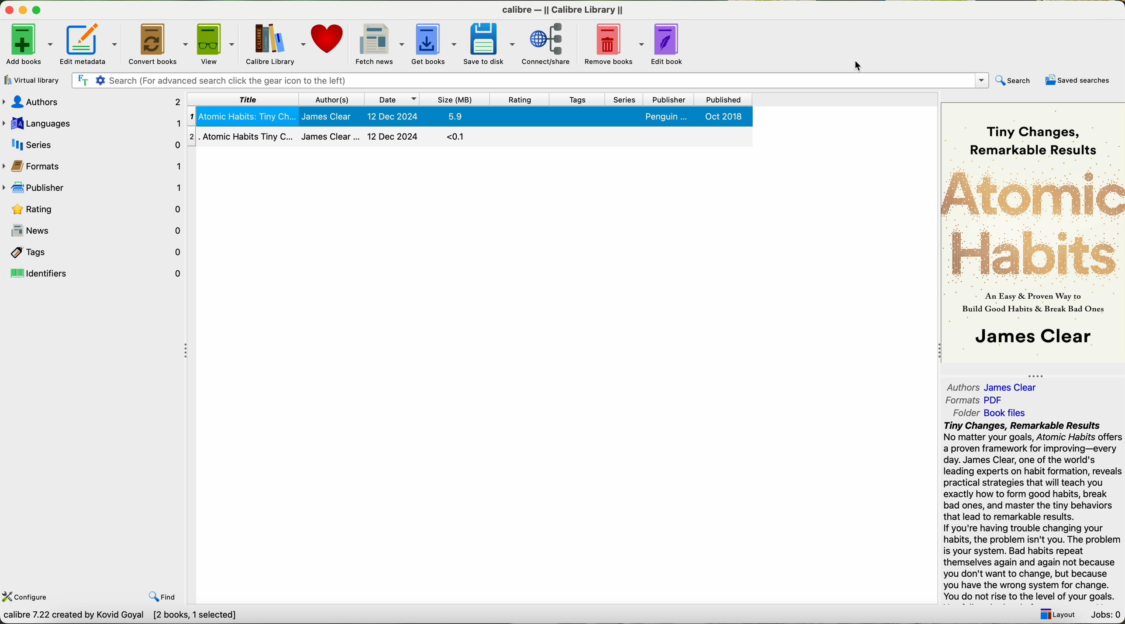 The height and width of the screenshot is (624, 1125). I want to click on fetch news, so click(377, 44).